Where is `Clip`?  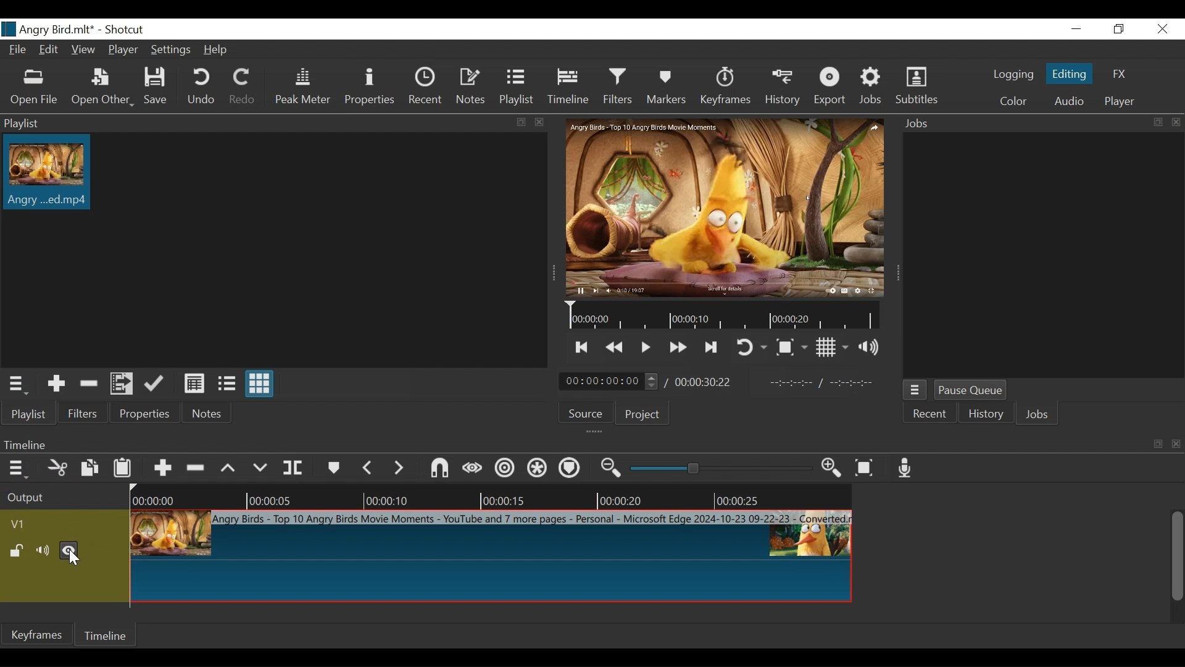 Clip is located at coordinates (490, 555).